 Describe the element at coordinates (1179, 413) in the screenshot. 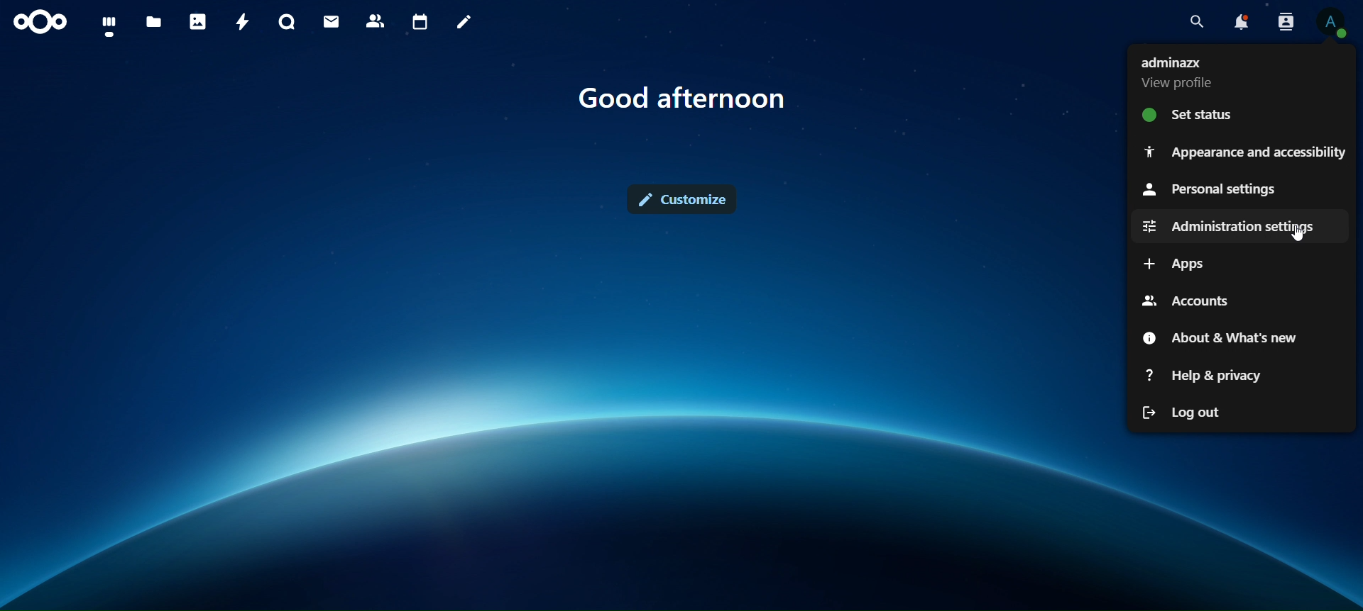

I see `log out` at that location.